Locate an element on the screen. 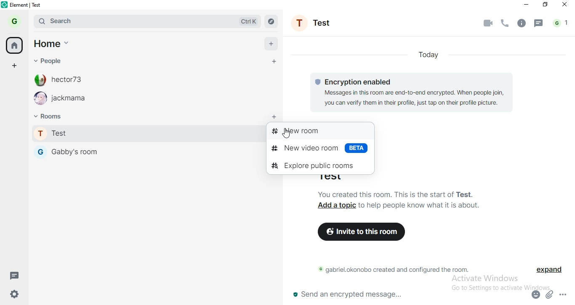  You created this room. This is the start of Test.
Add a topic to help people know what it is about. is located at coordinates (394, 199).